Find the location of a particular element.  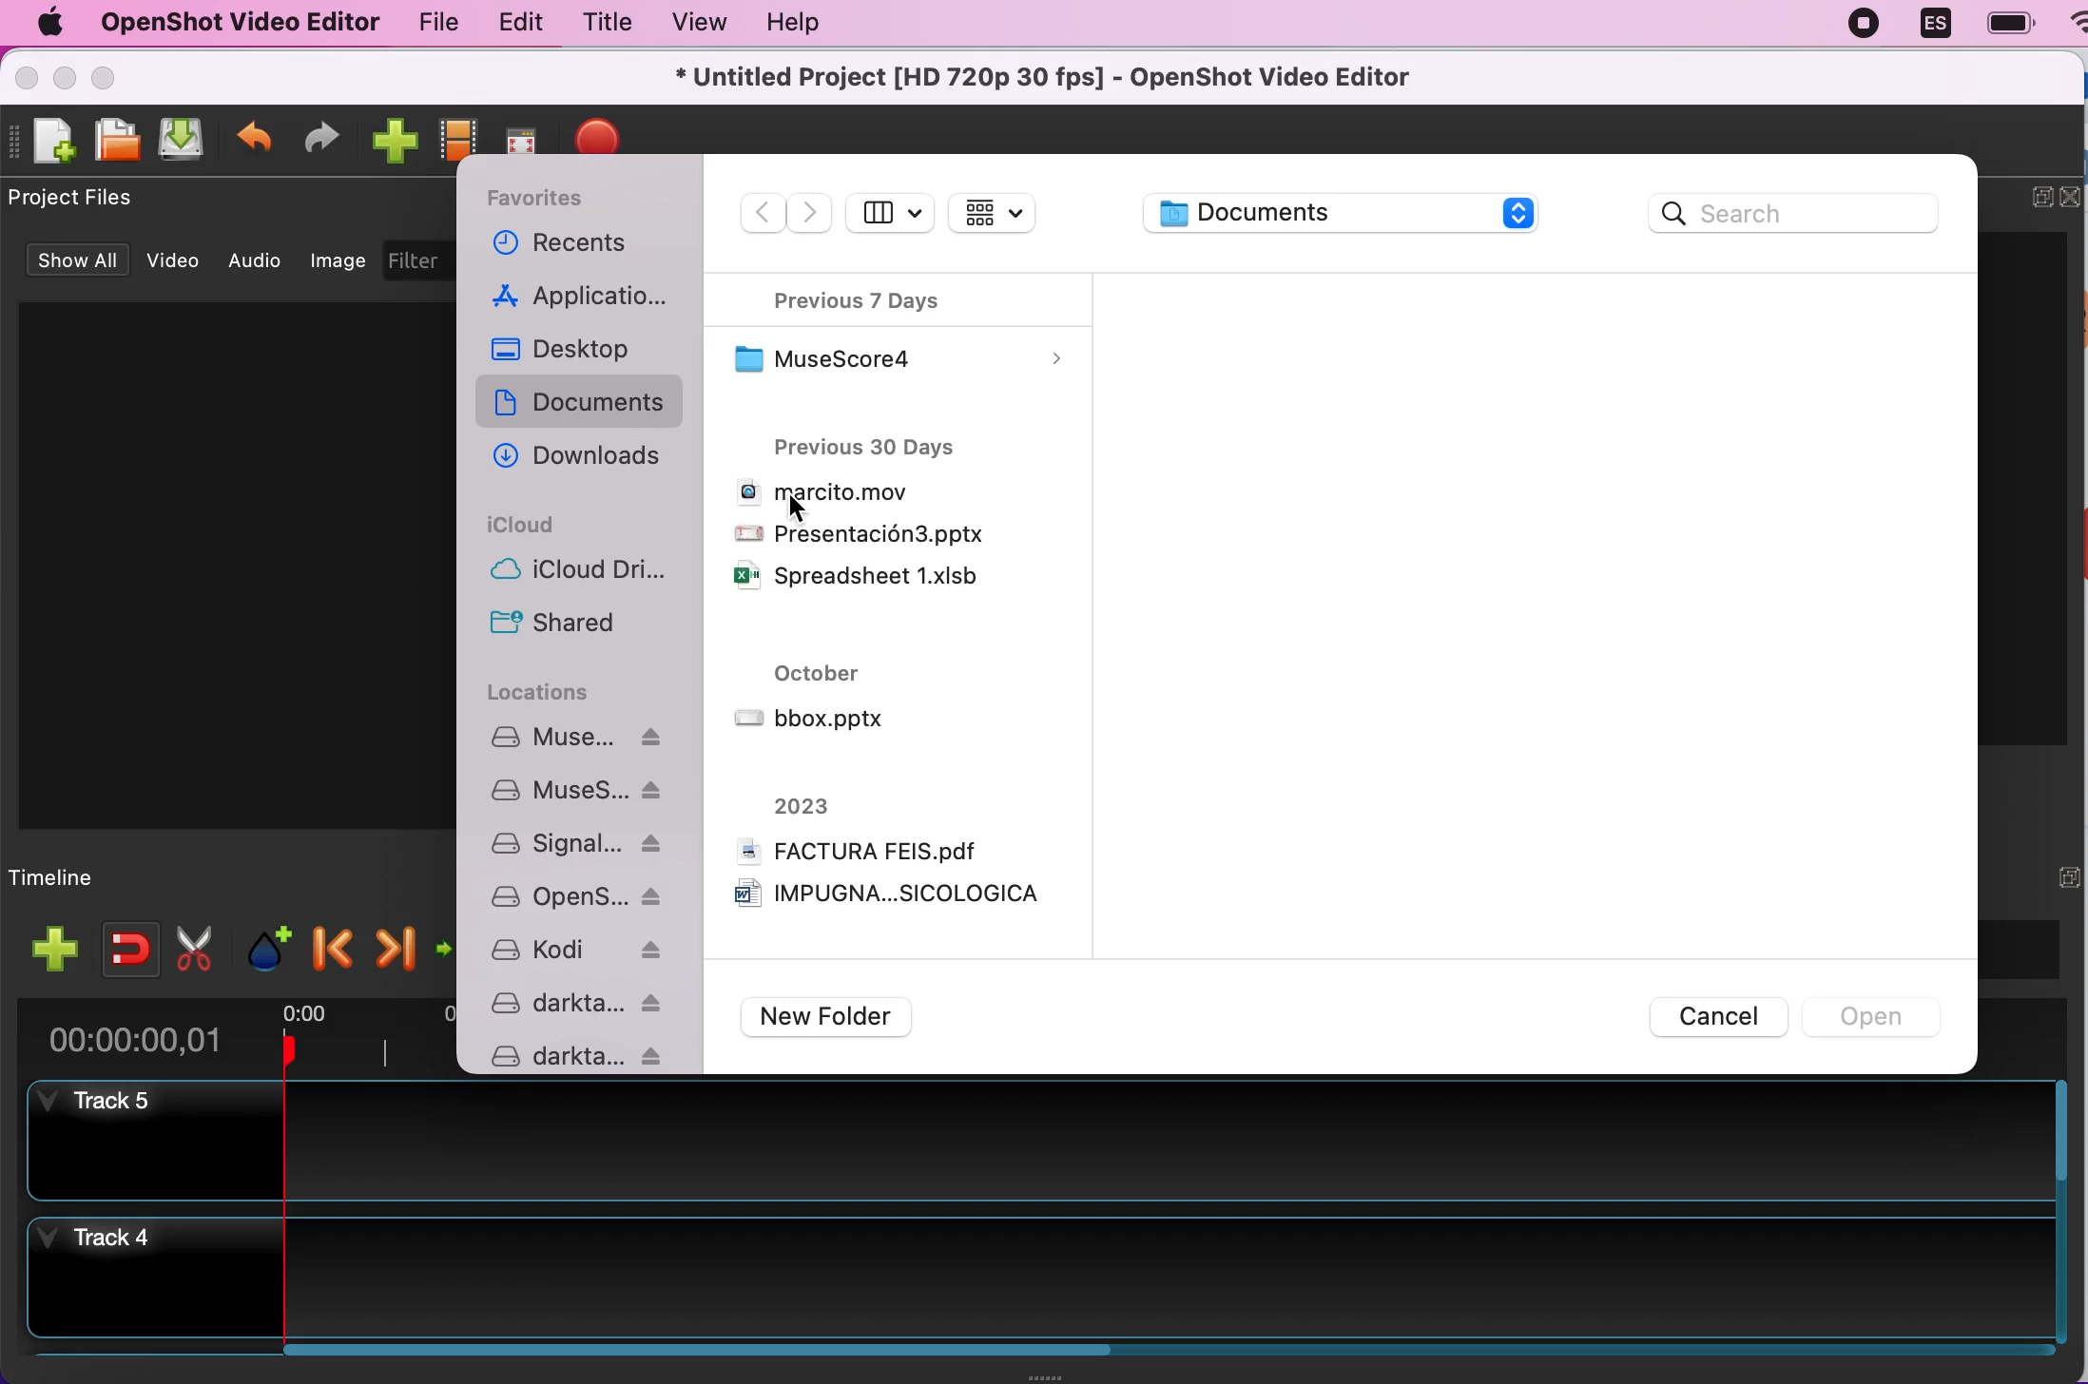

Presentacion3.pptx is located at coordinates (860, 533).